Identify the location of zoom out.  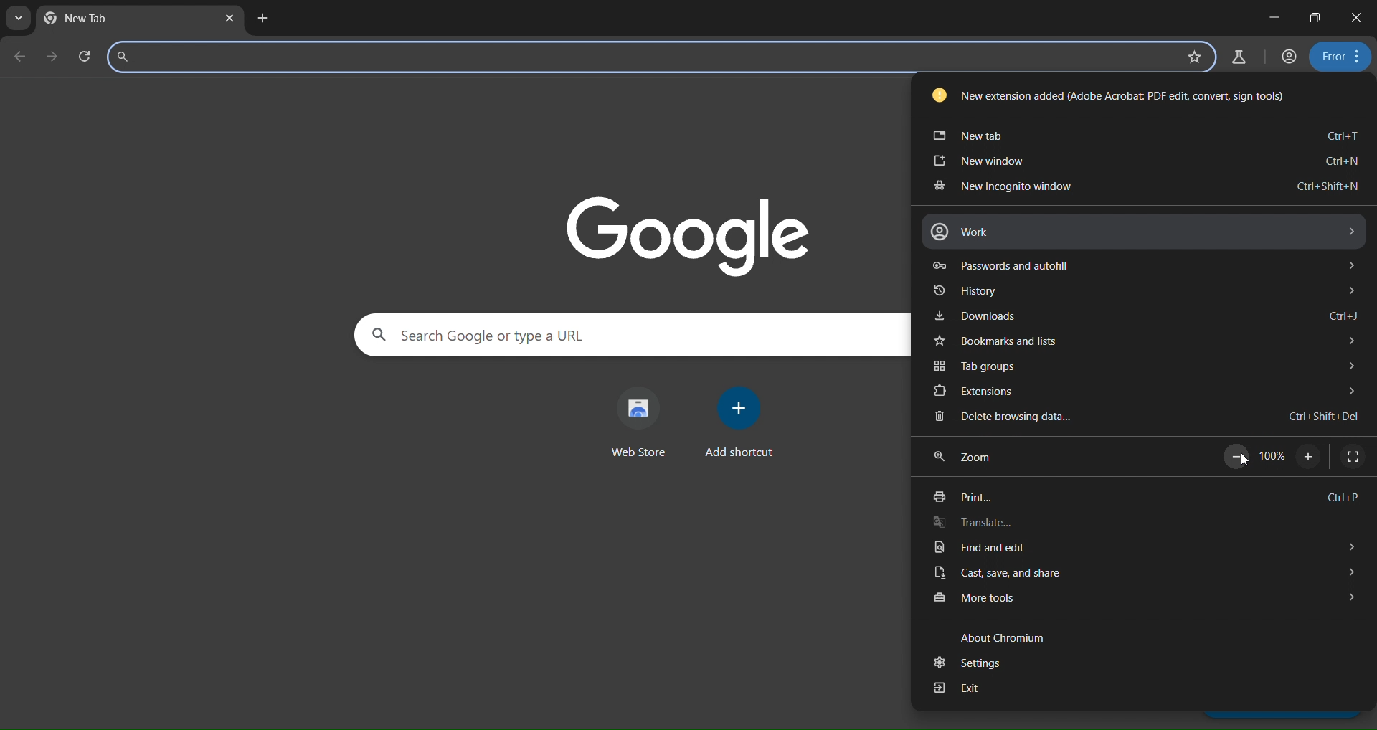
(1239, 455).